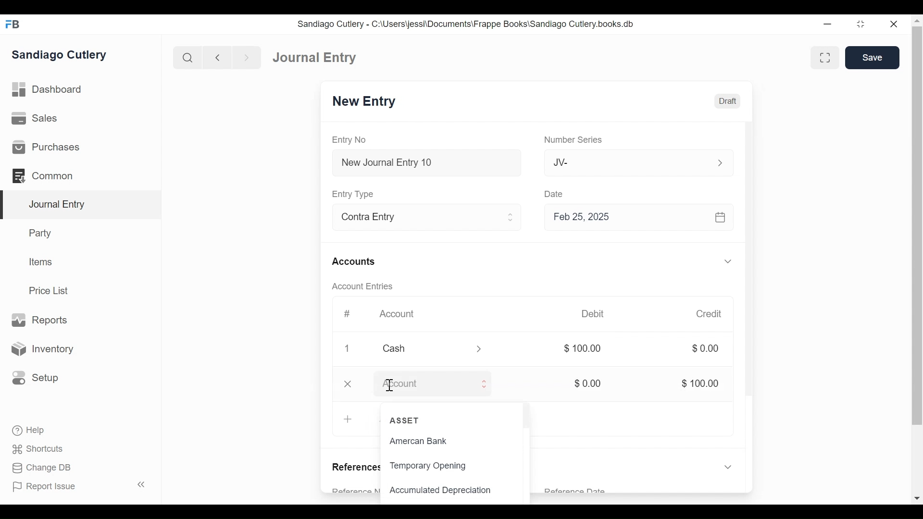 Image resolution: width=923 pixels, height=519 pixels. What do you see at coordinates (27, 429) in the screenshot?
I see `Help` at bounding box center [27, 429].